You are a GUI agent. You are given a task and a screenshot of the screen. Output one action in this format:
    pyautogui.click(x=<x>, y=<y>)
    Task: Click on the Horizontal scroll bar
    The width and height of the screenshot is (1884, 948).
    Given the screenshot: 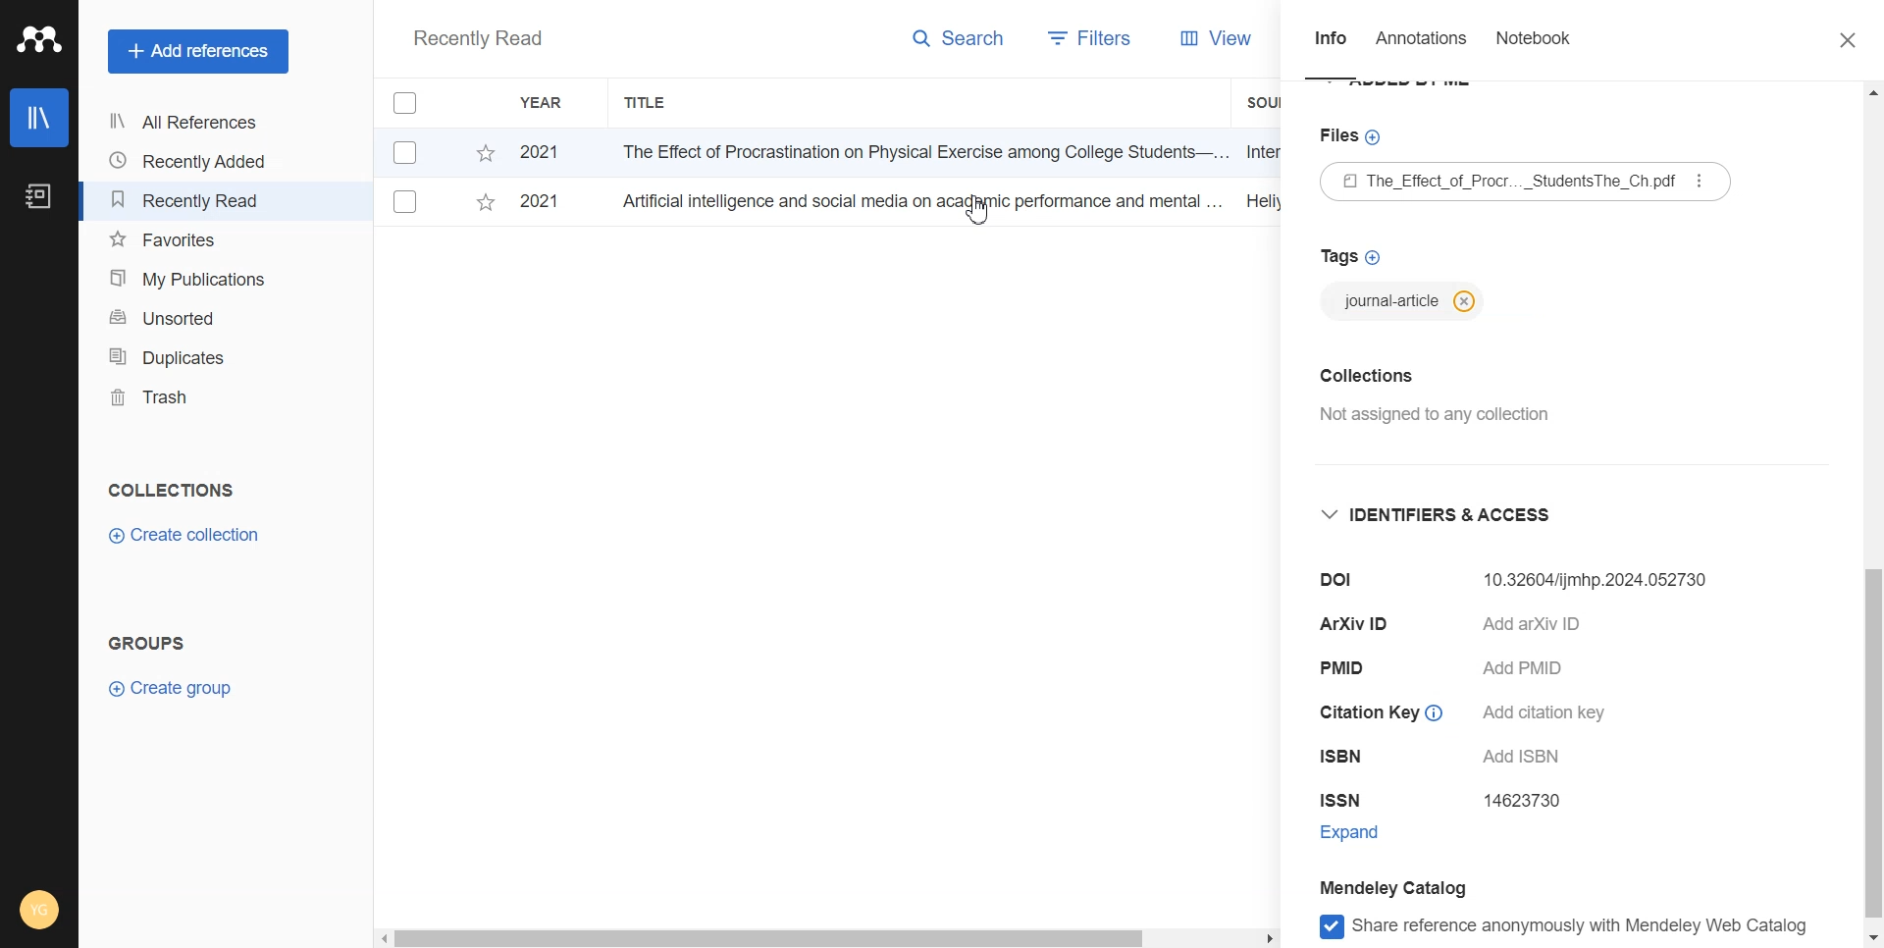 What is the action you would take?
    pyautogui.click(x=827, y=936)
    